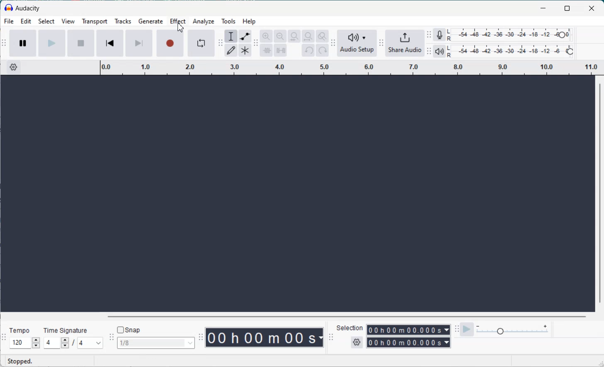 Image resolution: width=604 pixels, height=367 pixels. I want to click on Selection settings, so click(356, 343).